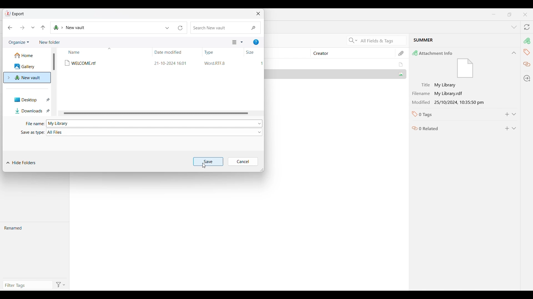  Describe the element at coordinates (50, 42) in the screenshot. I see `Add new folder` at that location.